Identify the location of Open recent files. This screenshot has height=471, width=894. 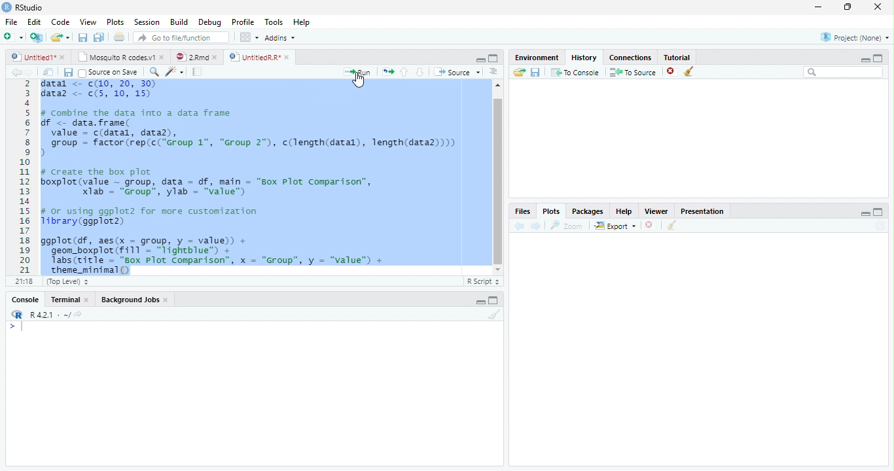
(67, 37).